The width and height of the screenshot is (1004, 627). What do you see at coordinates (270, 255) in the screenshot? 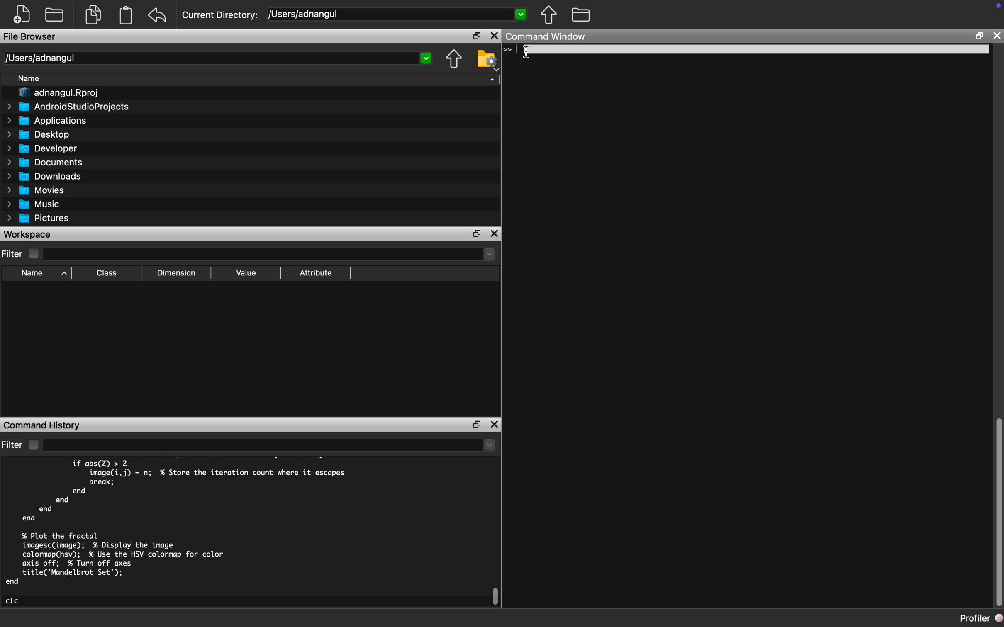
I see `Dropdown` at bounding box center [270, 255].